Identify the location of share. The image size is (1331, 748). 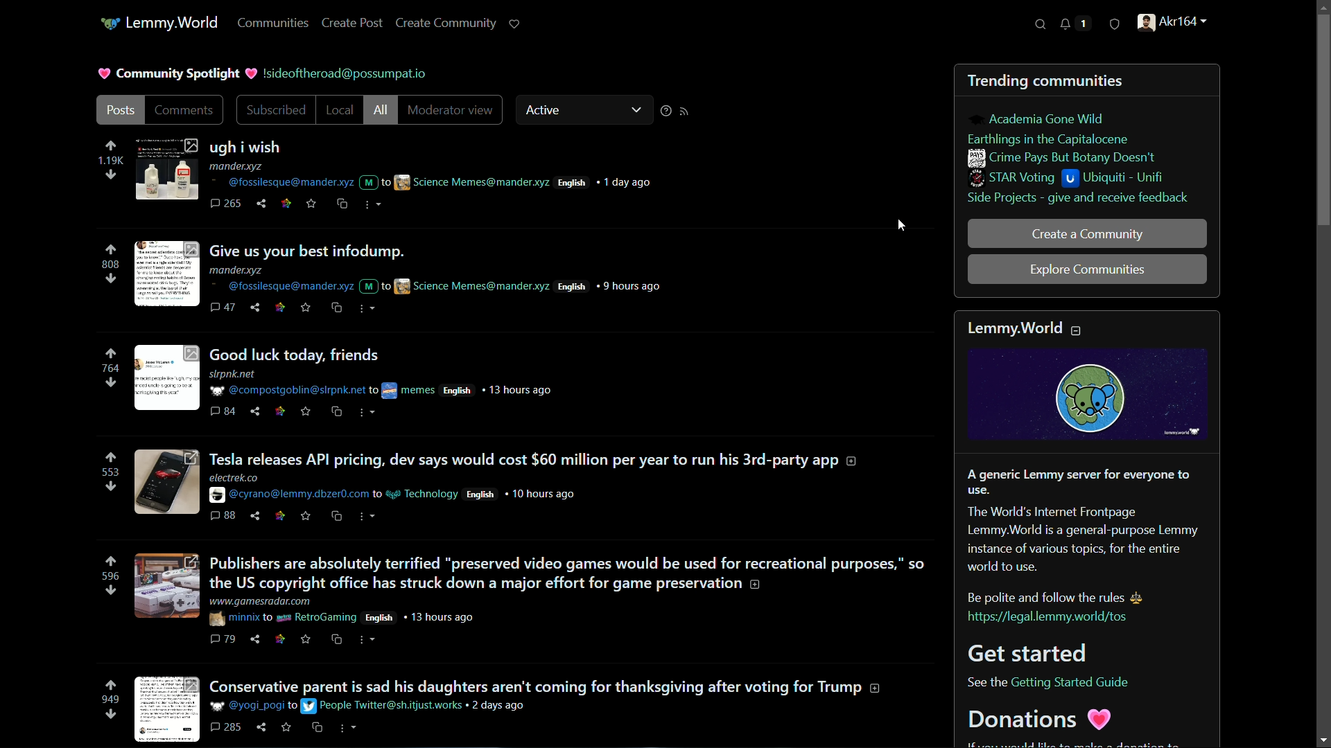
(253, 411).